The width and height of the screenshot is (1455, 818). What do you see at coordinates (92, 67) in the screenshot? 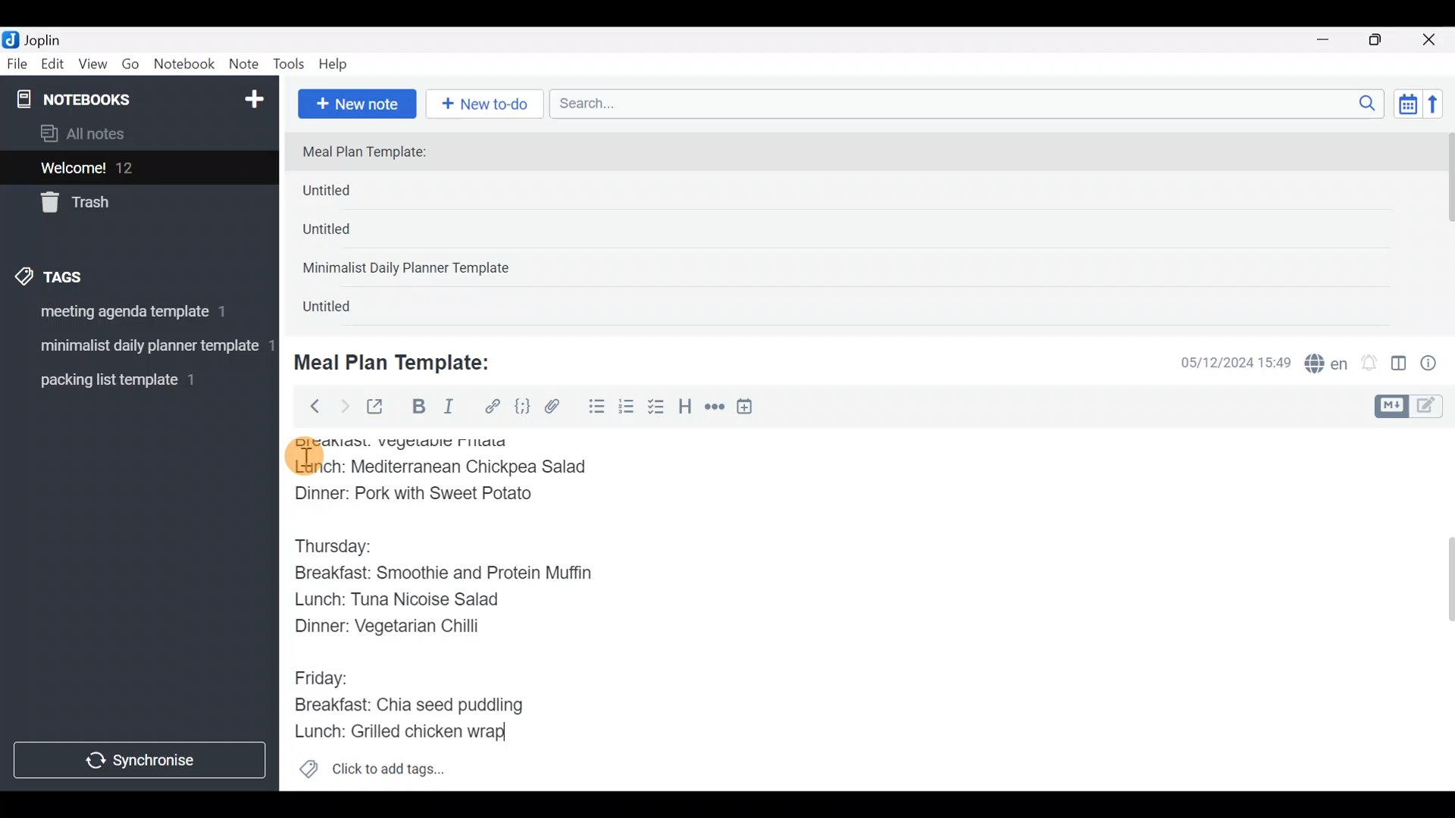
I see `View` at bounding box center [92, 67].